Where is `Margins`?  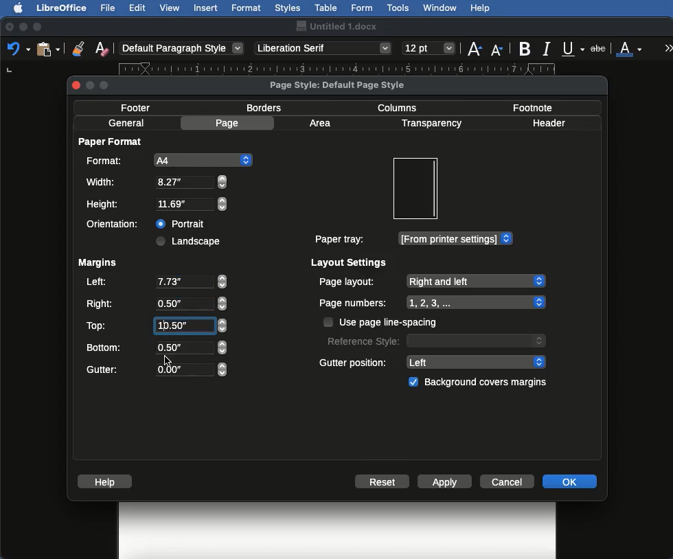 Margins is located at coordinates (97, 263).